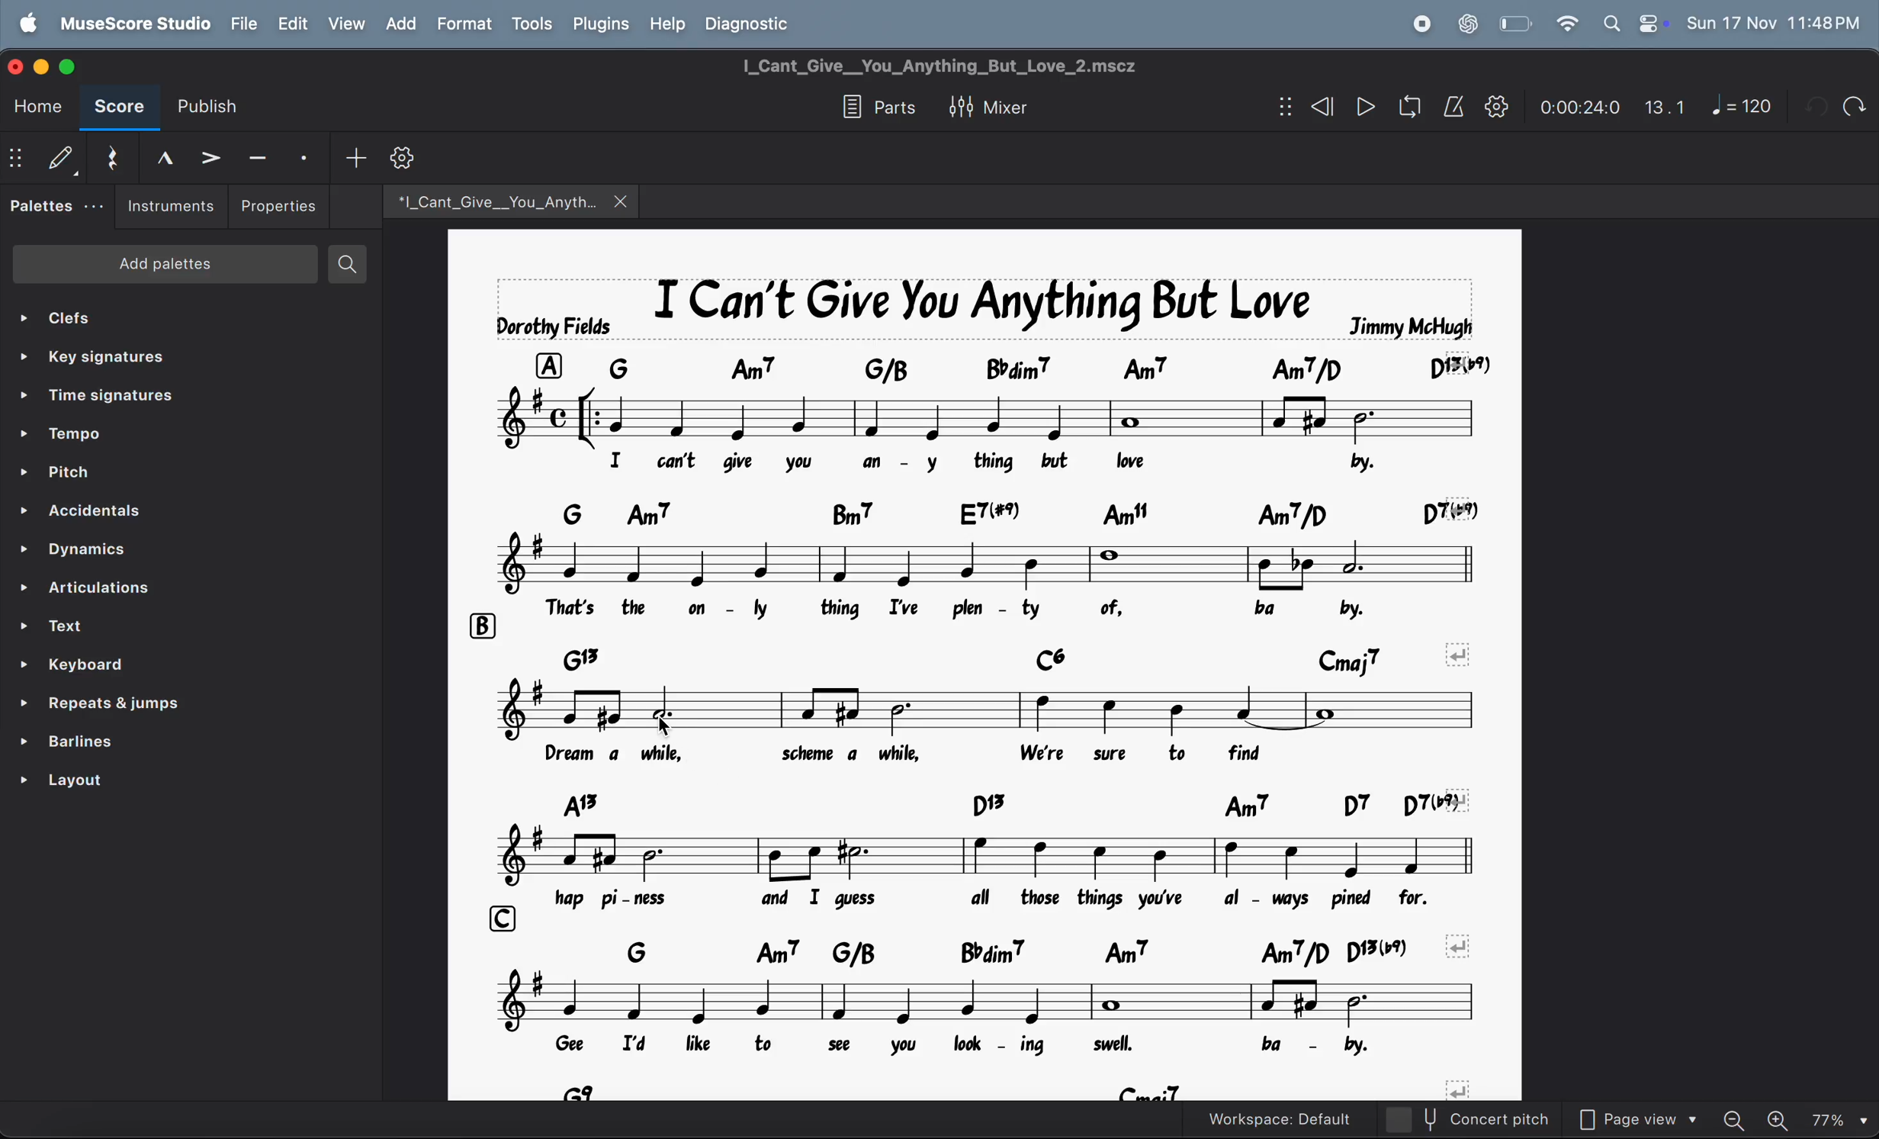 The image size is (1879, 1139). Describe the element at coordinates (119, 110) in the screenshot. I see `score` at that location.